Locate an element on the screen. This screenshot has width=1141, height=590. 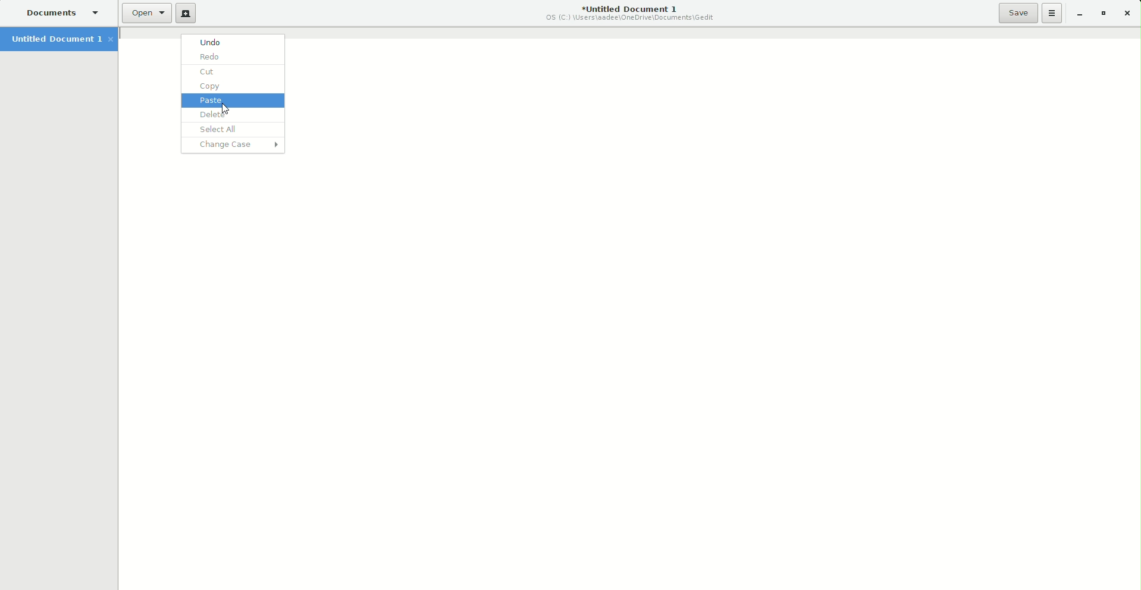
Untitled Document 1 is located at coordinates (631, 11).